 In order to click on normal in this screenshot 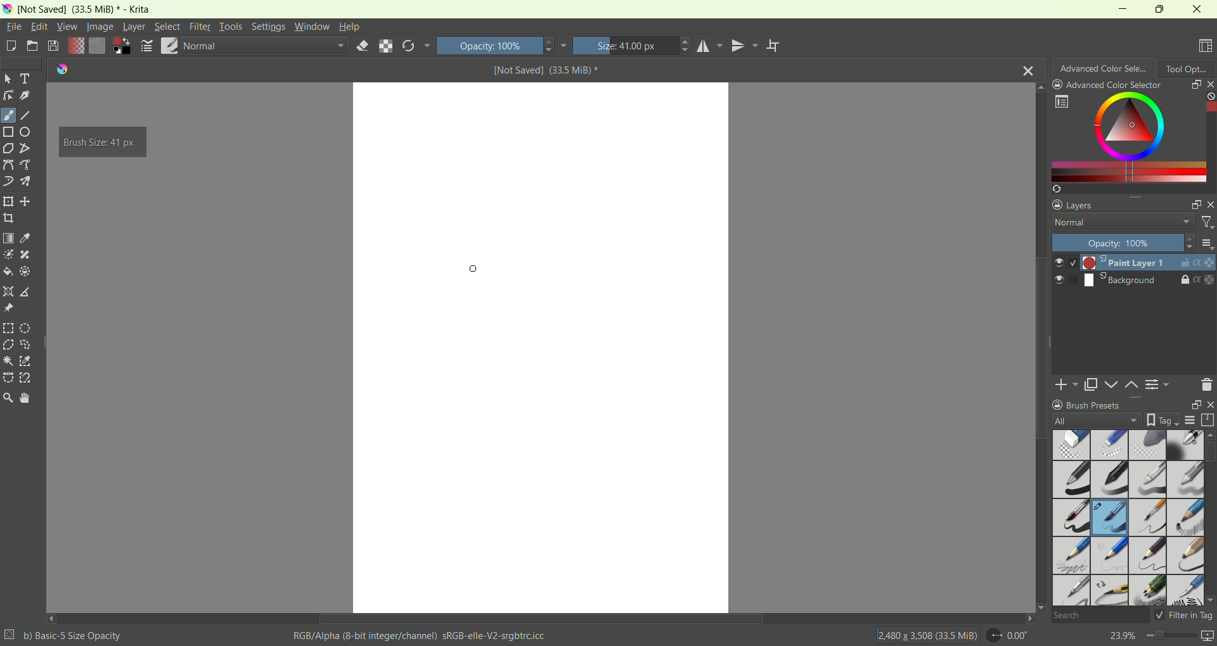, I will do `click(1119, 224)`.